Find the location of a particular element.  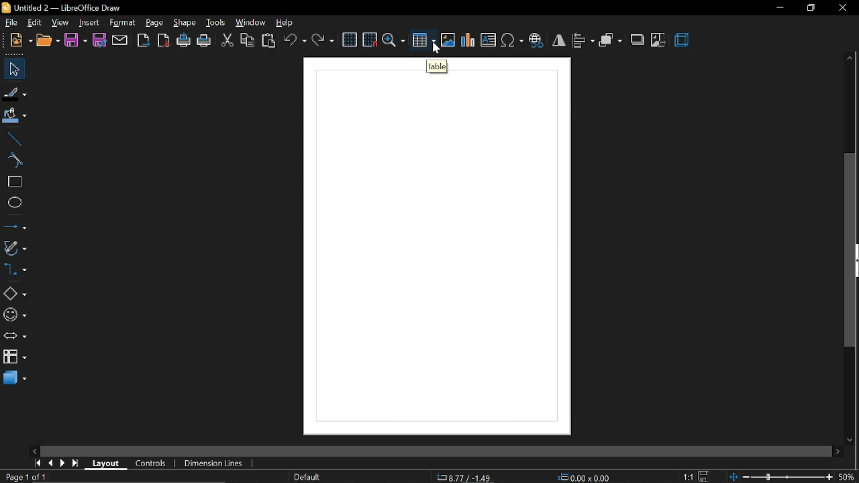

export is located at coordinates (144, 41).